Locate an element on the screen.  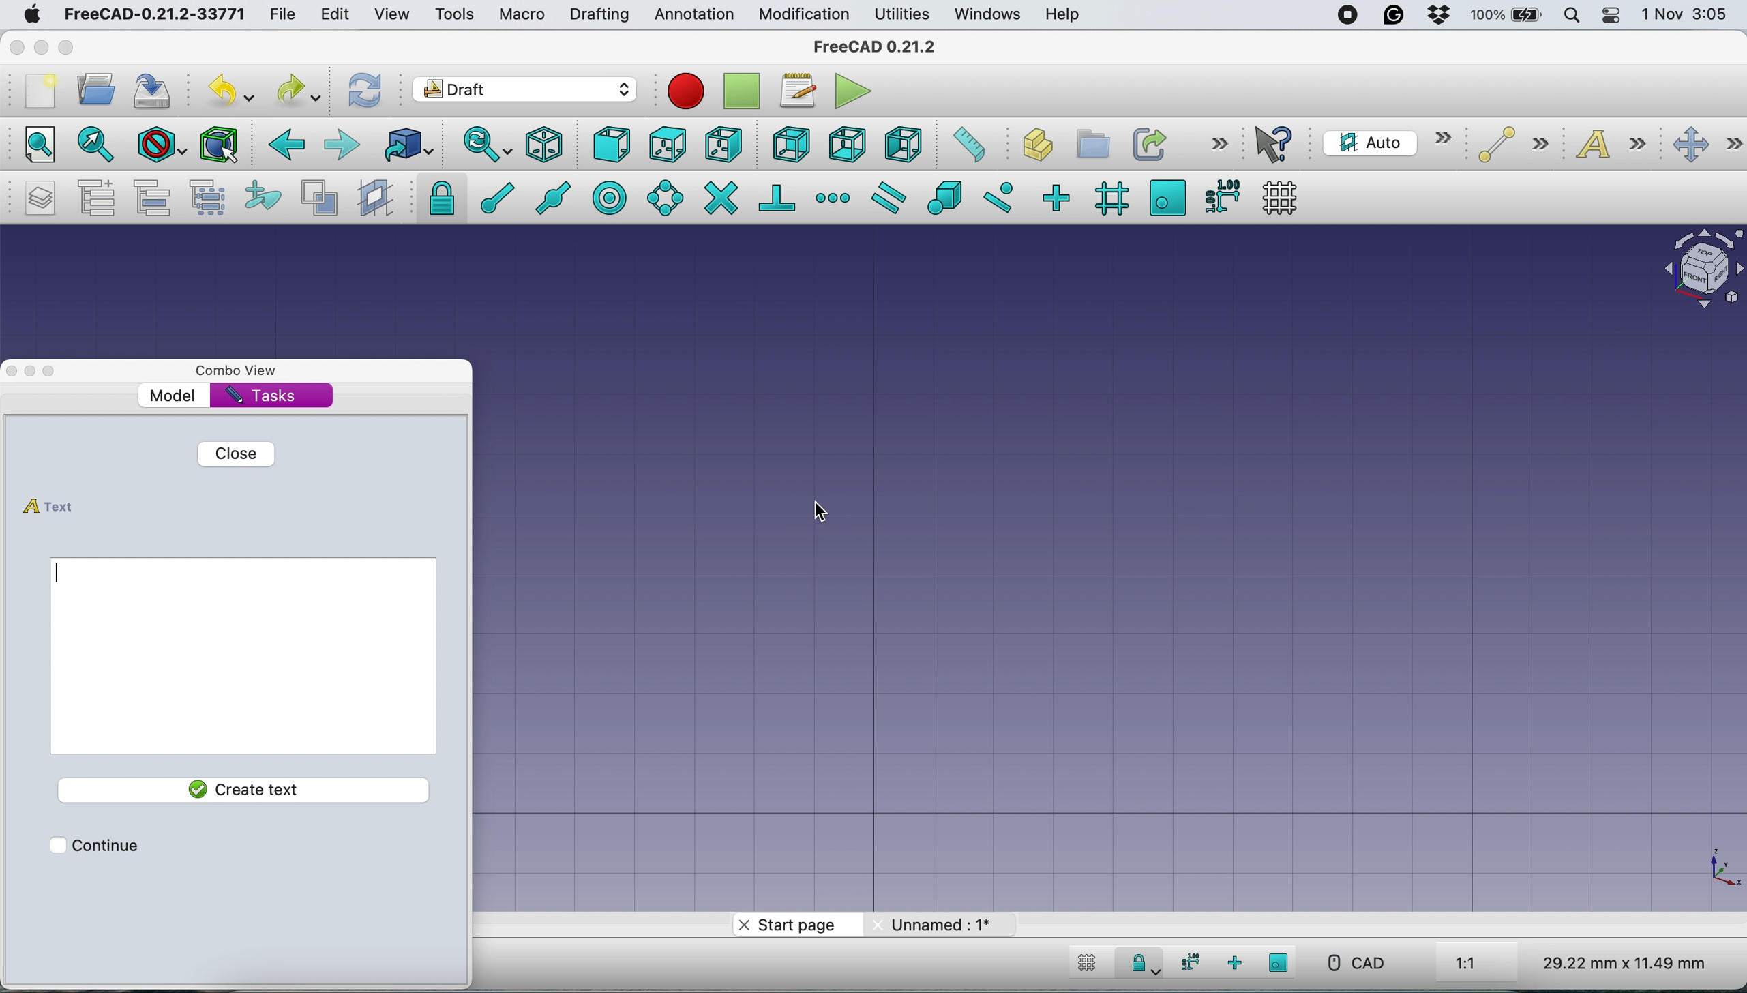
execute macros is located at coordinates (851, 92).